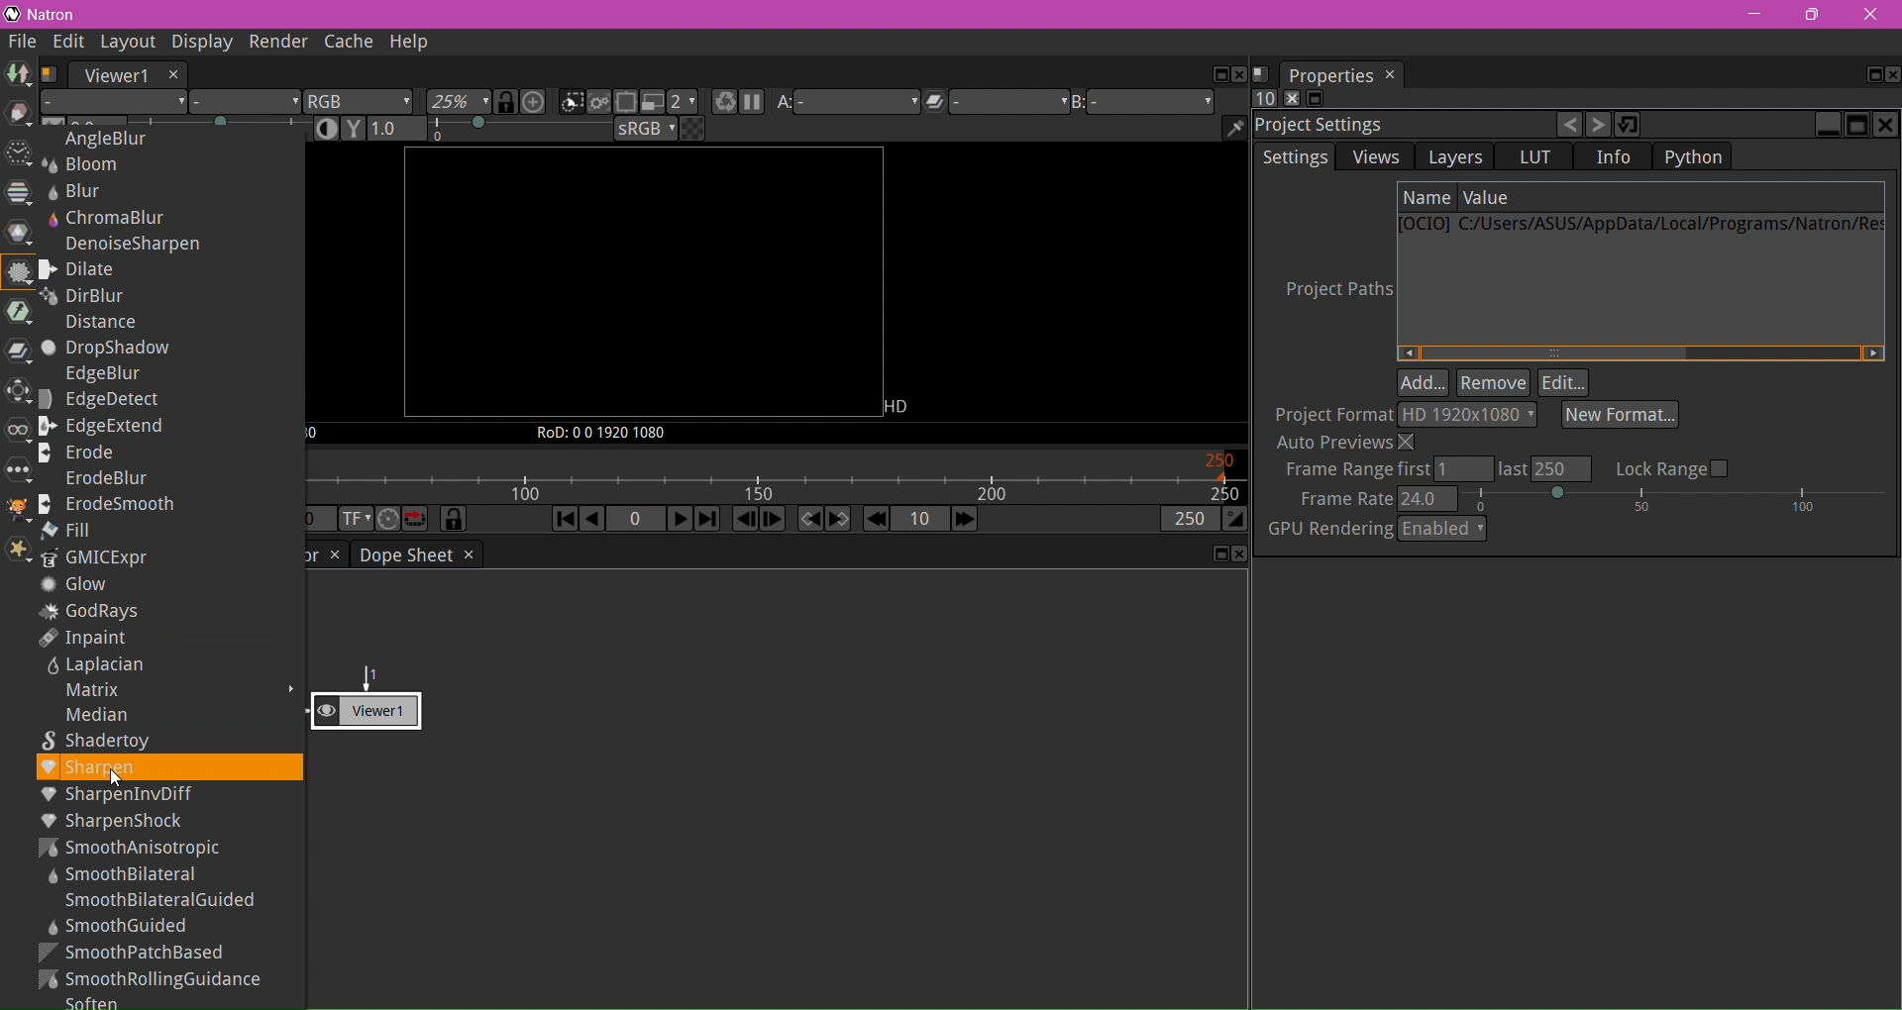 Image resolution: width=1902 pixels, height=1010 pixels. Describe the element at coordinates (772, 520) in the screenshot. I see `Next frame` at that location.